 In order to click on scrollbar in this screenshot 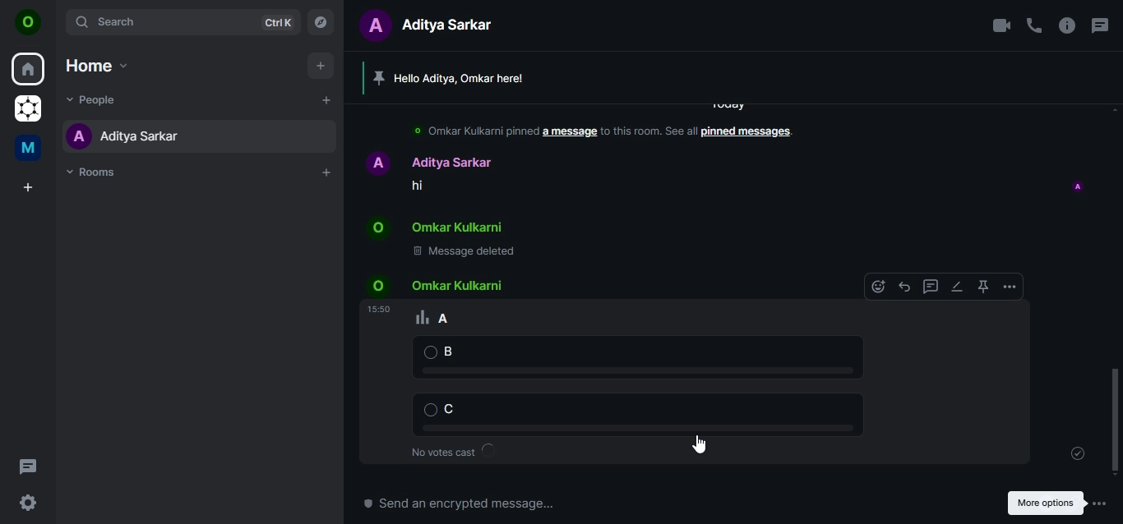, I will do `click(1116, 417)`.